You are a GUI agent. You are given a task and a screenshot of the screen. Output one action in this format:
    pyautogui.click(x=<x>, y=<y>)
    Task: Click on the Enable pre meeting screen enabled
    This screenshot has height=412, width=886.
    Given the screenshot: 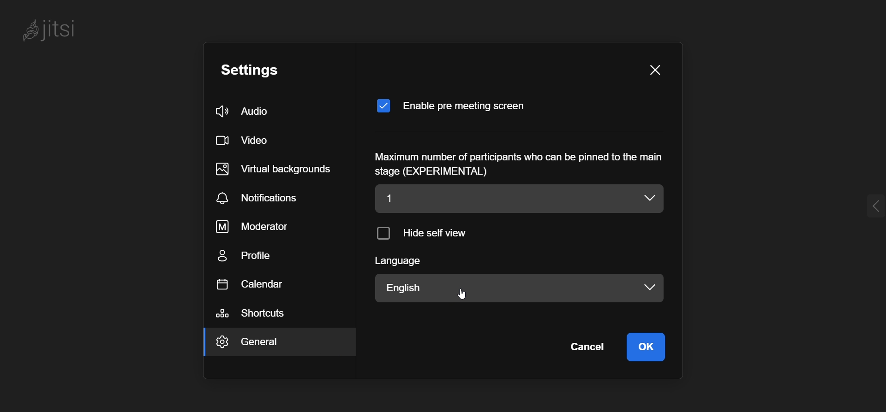 What is the action you would take?
    pyautogui.click(x=456, y=101)
    